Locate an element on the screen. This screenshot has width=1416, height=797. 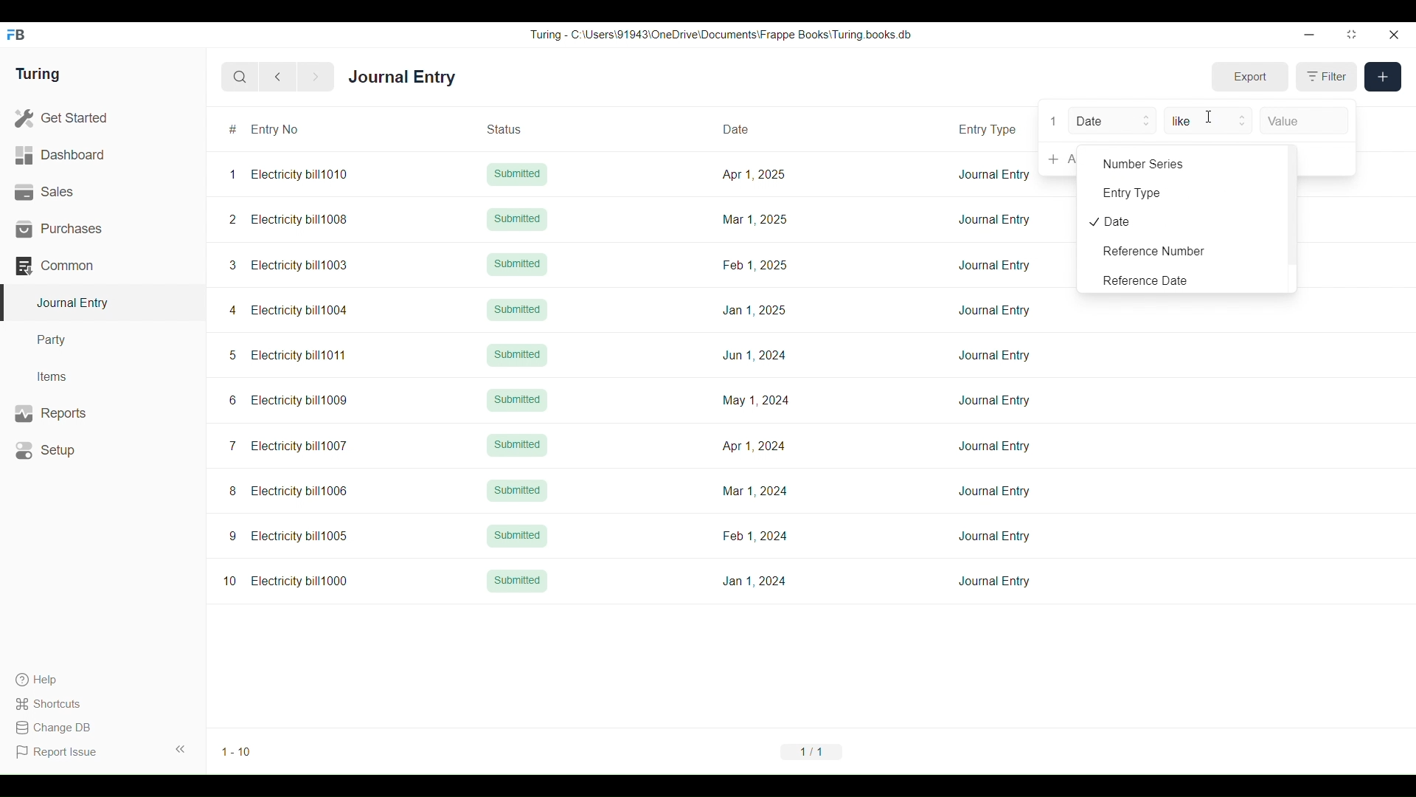
Journal Entry is located at coordinates (994, 536).